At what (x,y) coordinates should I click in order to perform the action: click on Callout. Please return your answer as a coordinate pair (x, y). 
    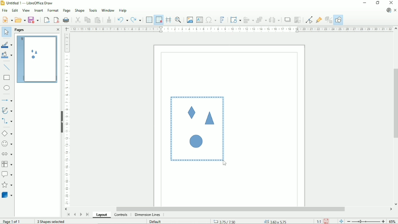
    Looking at the image, I should click on (7, 174).